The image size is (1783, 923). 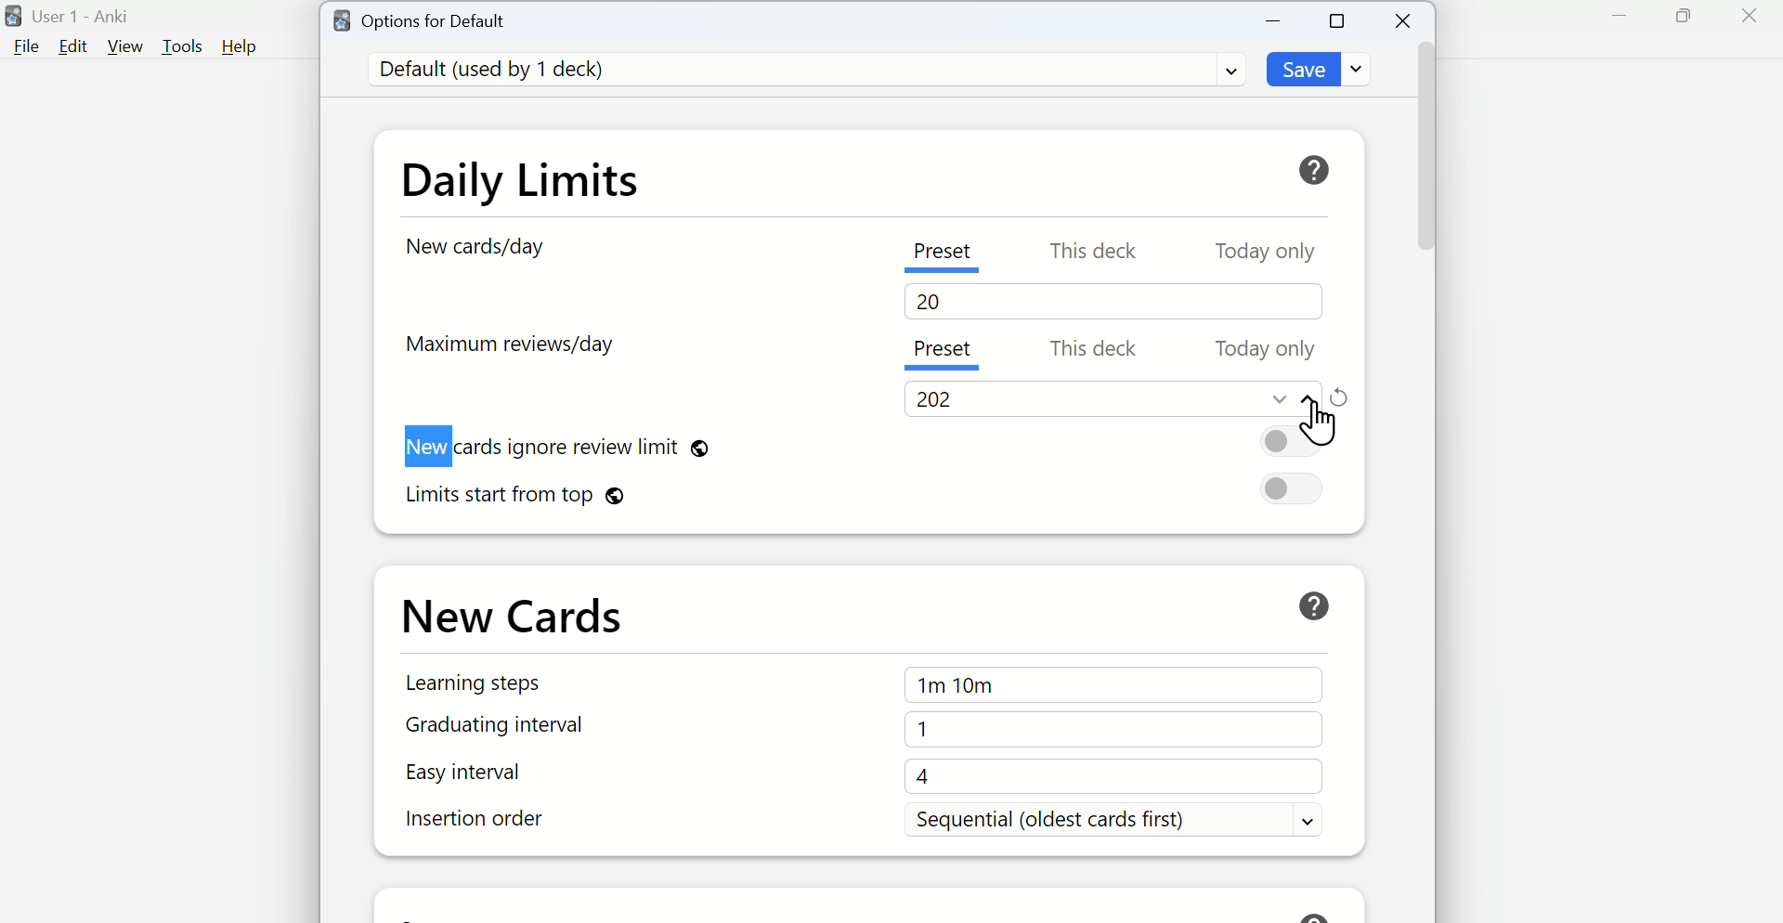 I want to click on Default, so click(x=803, y=70).